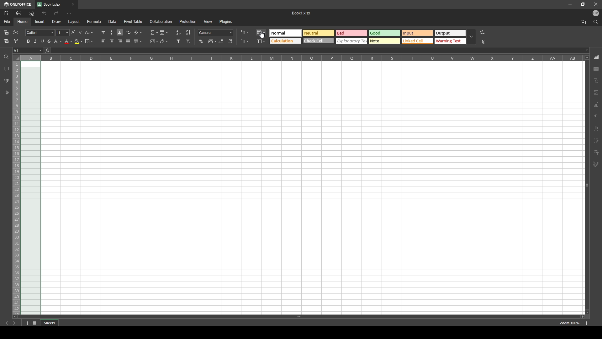 This screenshot has height=339, width=602. Describe the element at coordinates (313, 188) in the screenshot. I see `spreadsheet` at that location.